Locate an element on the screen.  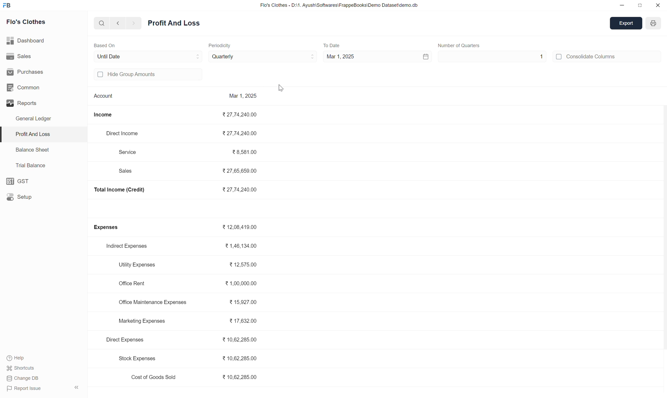
minimize is located at coordinates (621, 6).